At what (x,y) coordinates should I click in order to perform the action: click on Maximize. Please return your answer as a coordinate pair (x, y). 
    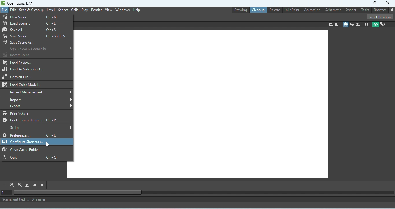
    Looking at the image, I should click on (375, 3).